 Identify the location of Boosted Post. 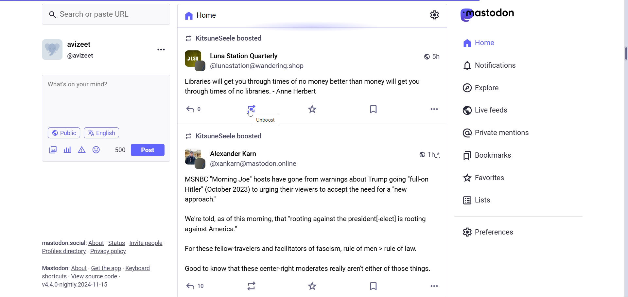
(229, 39).